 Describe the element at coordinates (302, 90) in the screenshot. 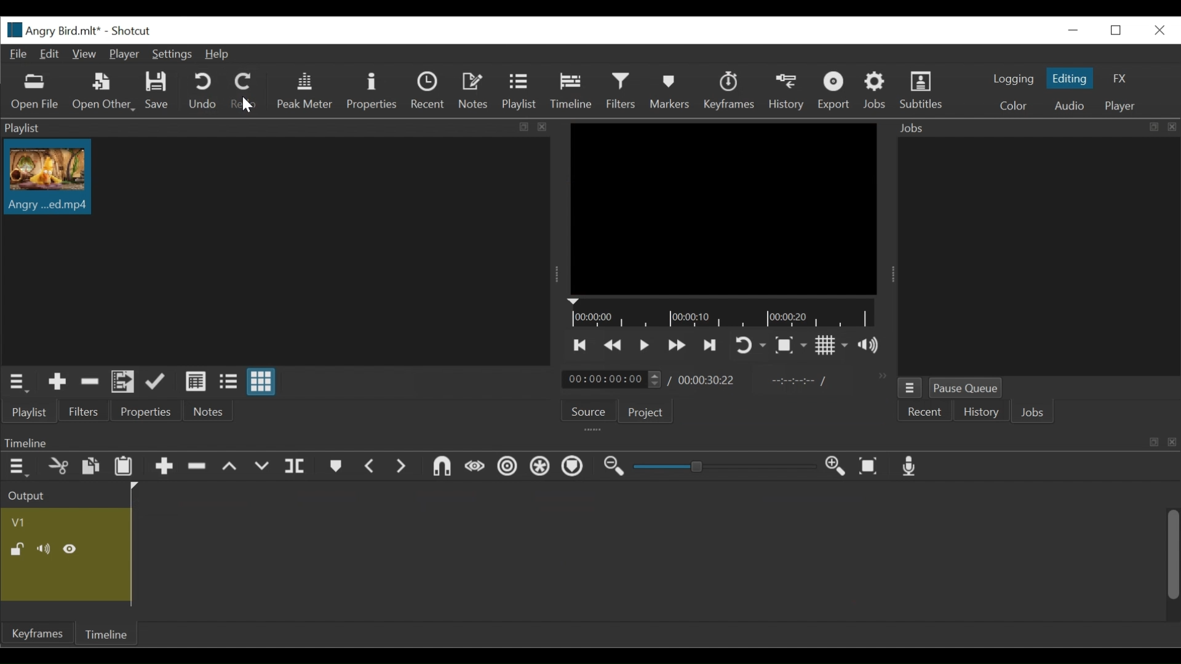

I see `Peak Meter` at that location.